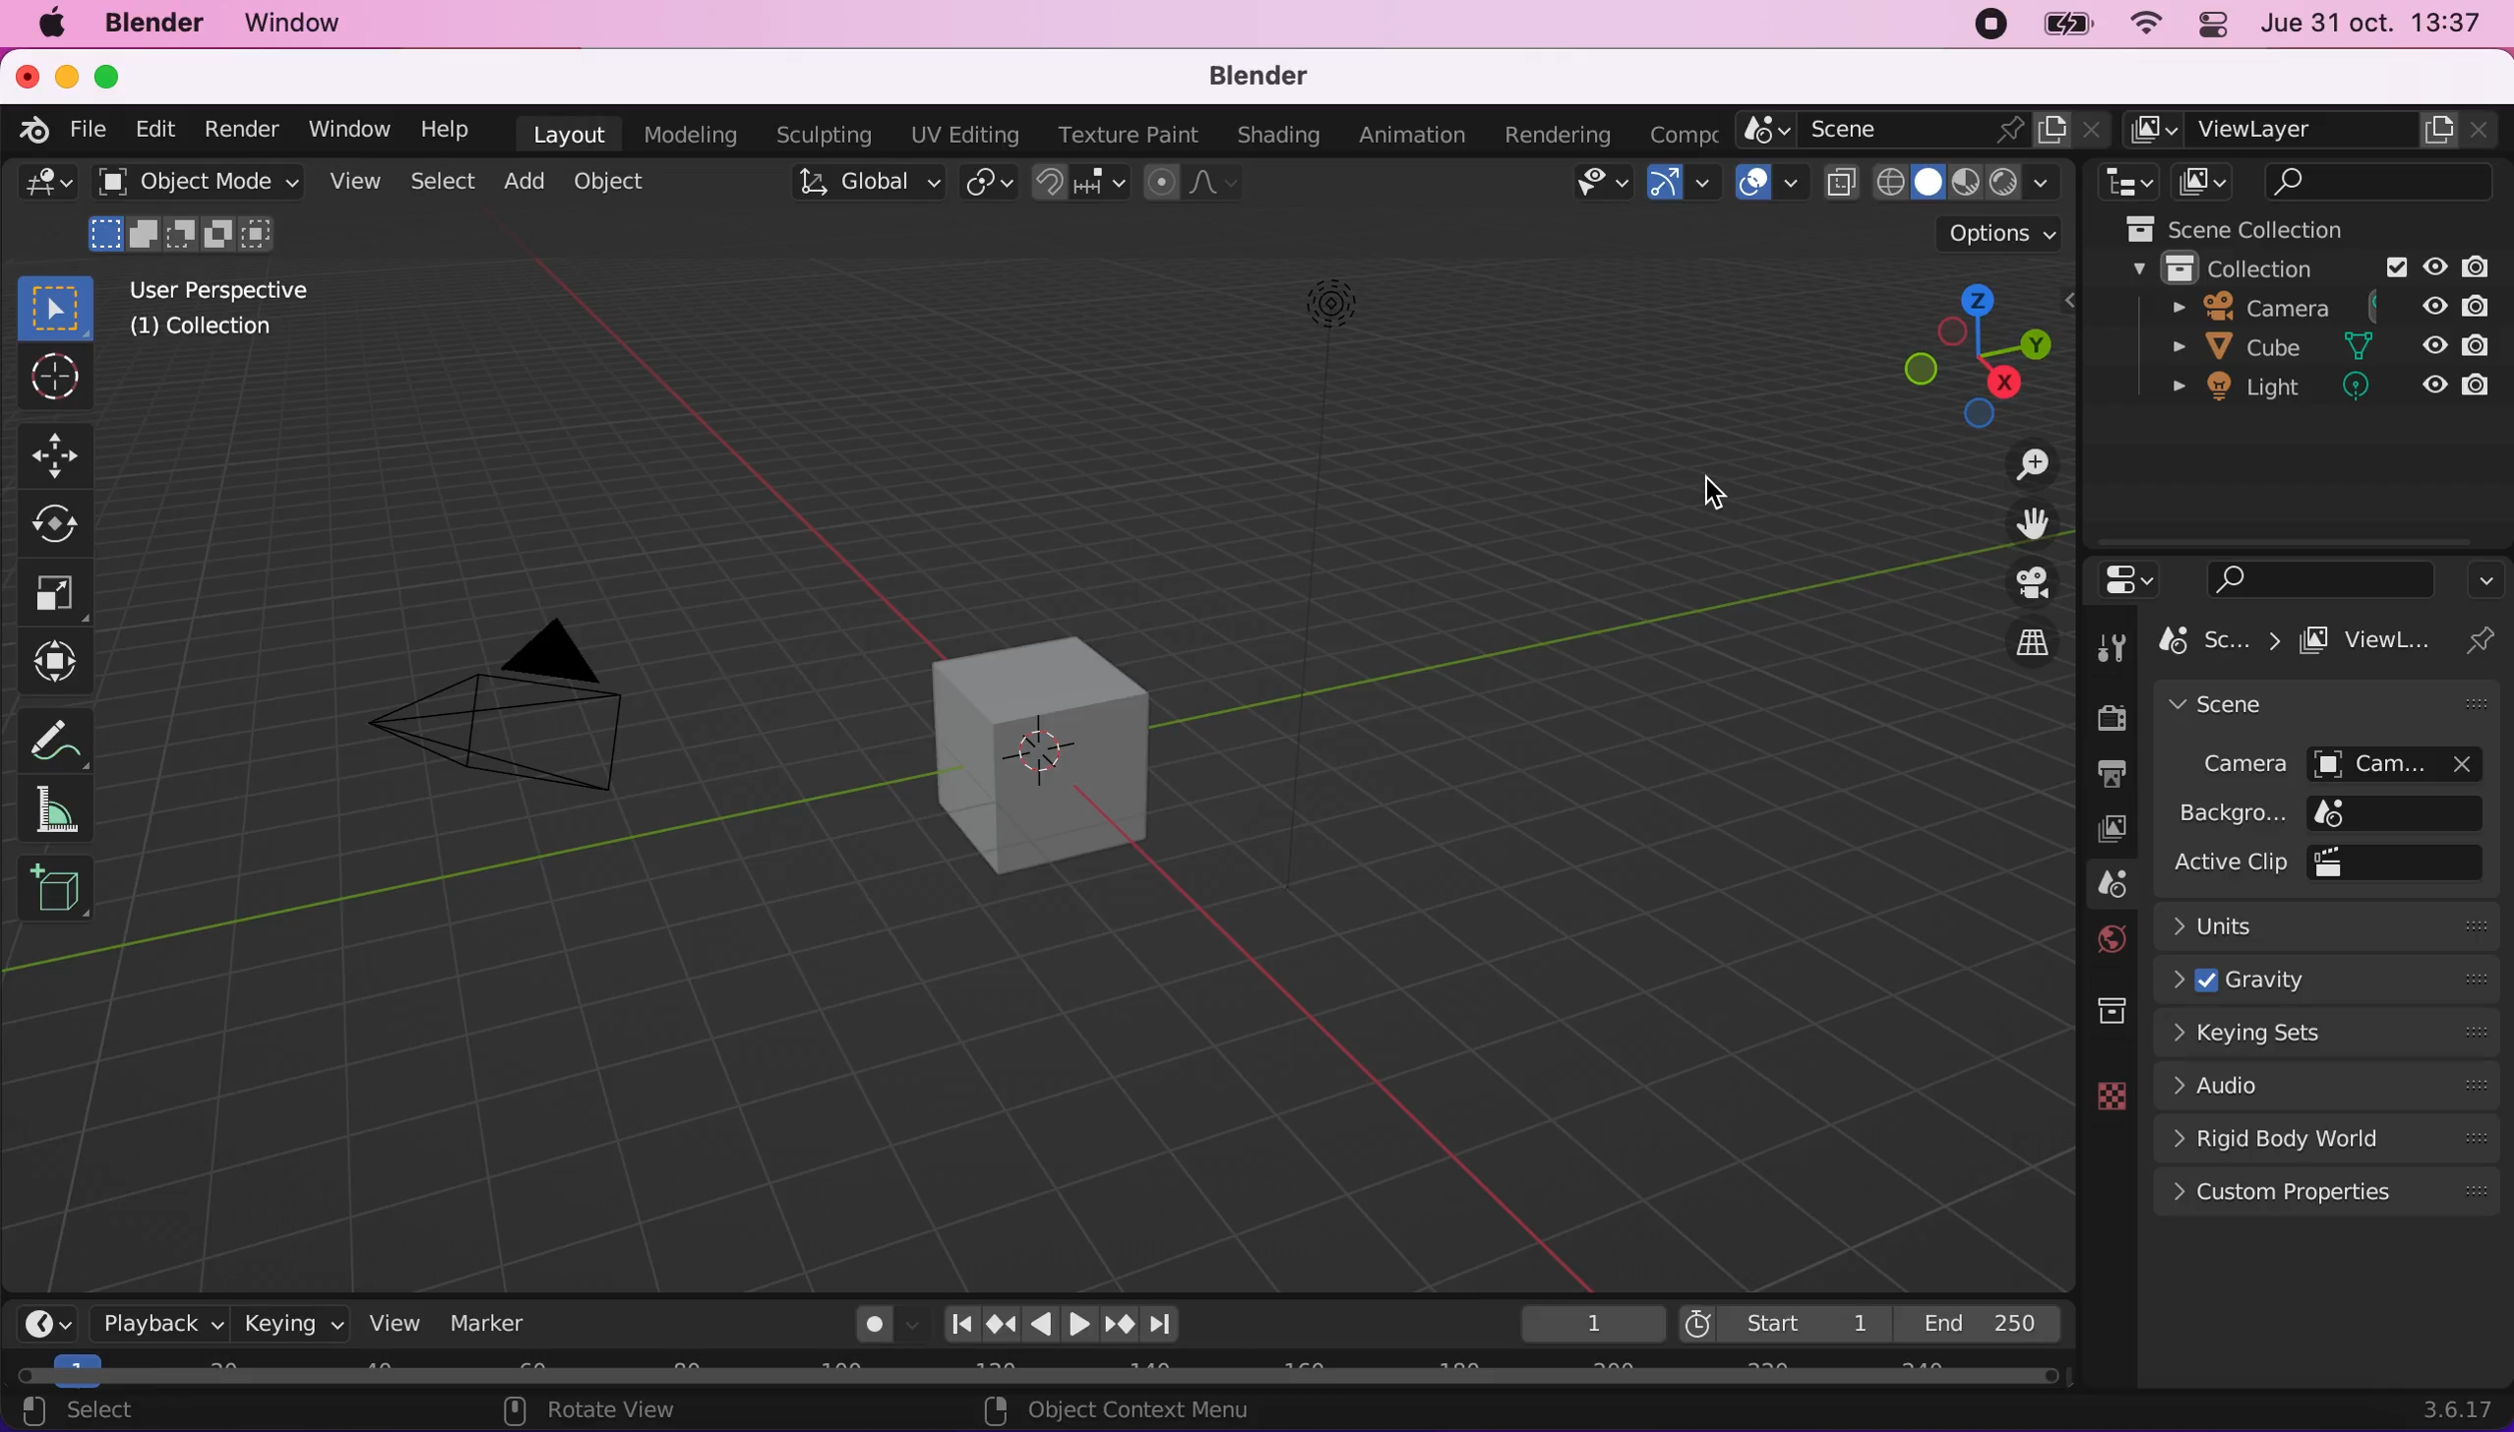 The width and height of the screenshot is (2514, 1432). I want to click on collection, so click(2313, 265).